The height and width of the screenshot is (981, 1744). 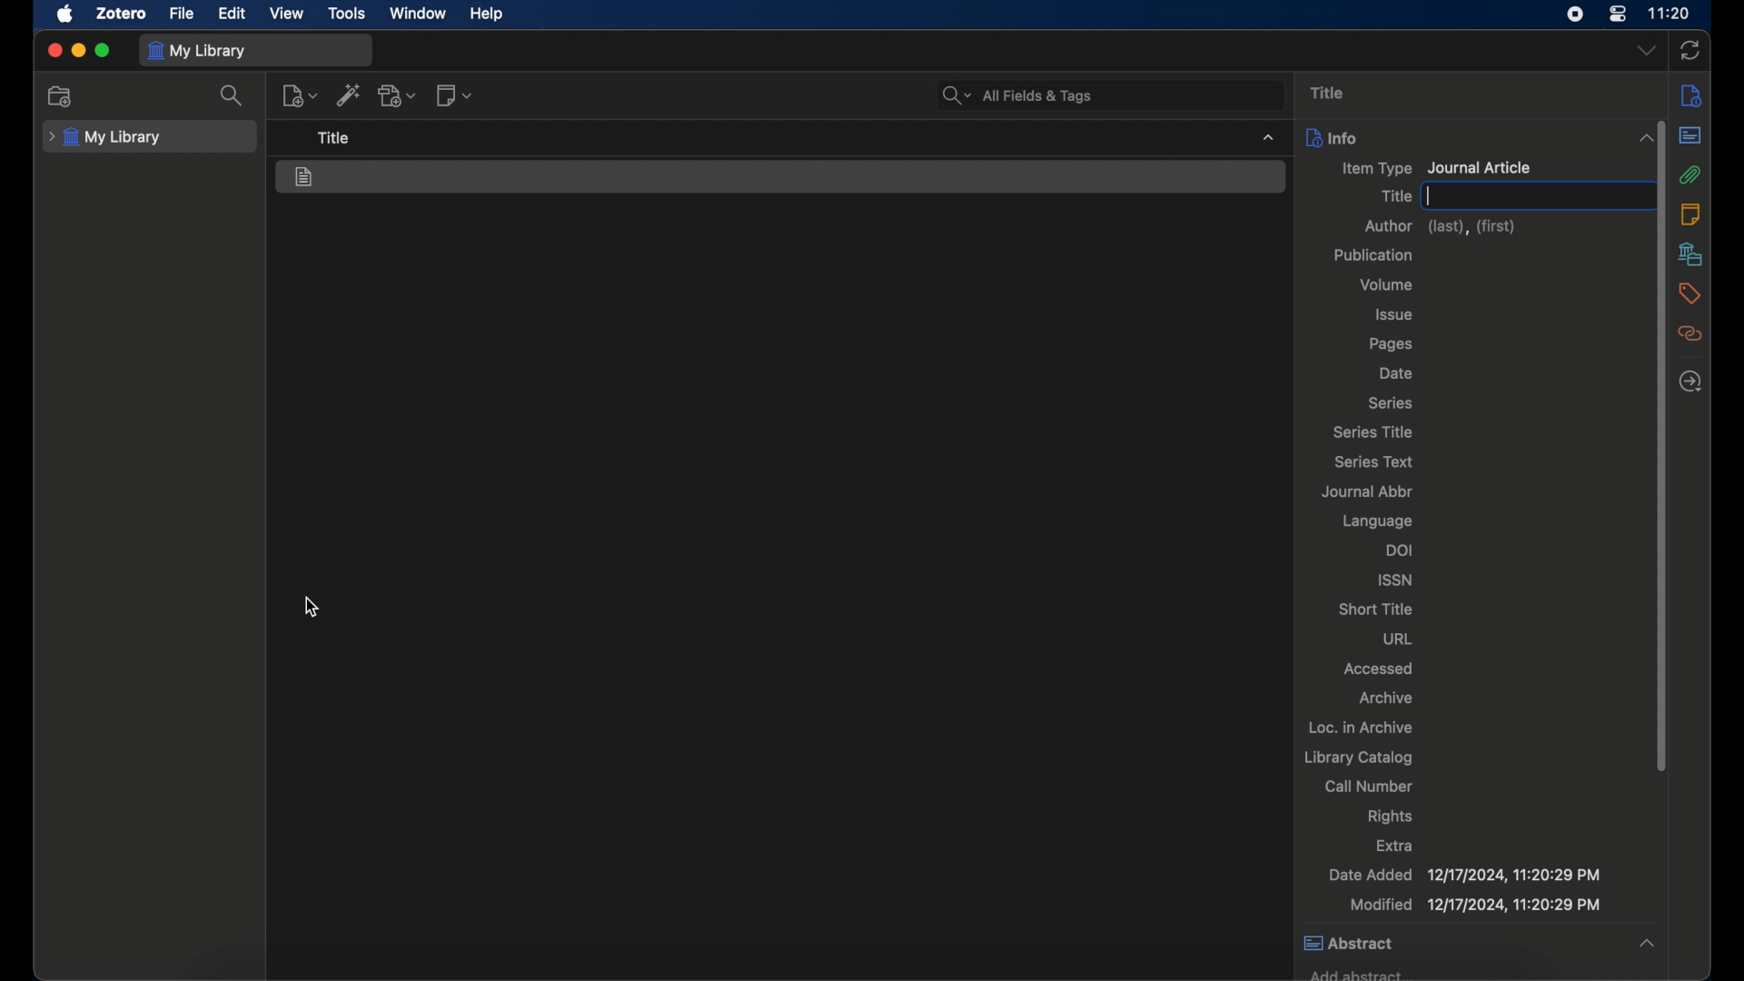 What do you see at coordinates (1618, 15) in the screenshot?
I see `control center` at bounding box center [1618, 15].